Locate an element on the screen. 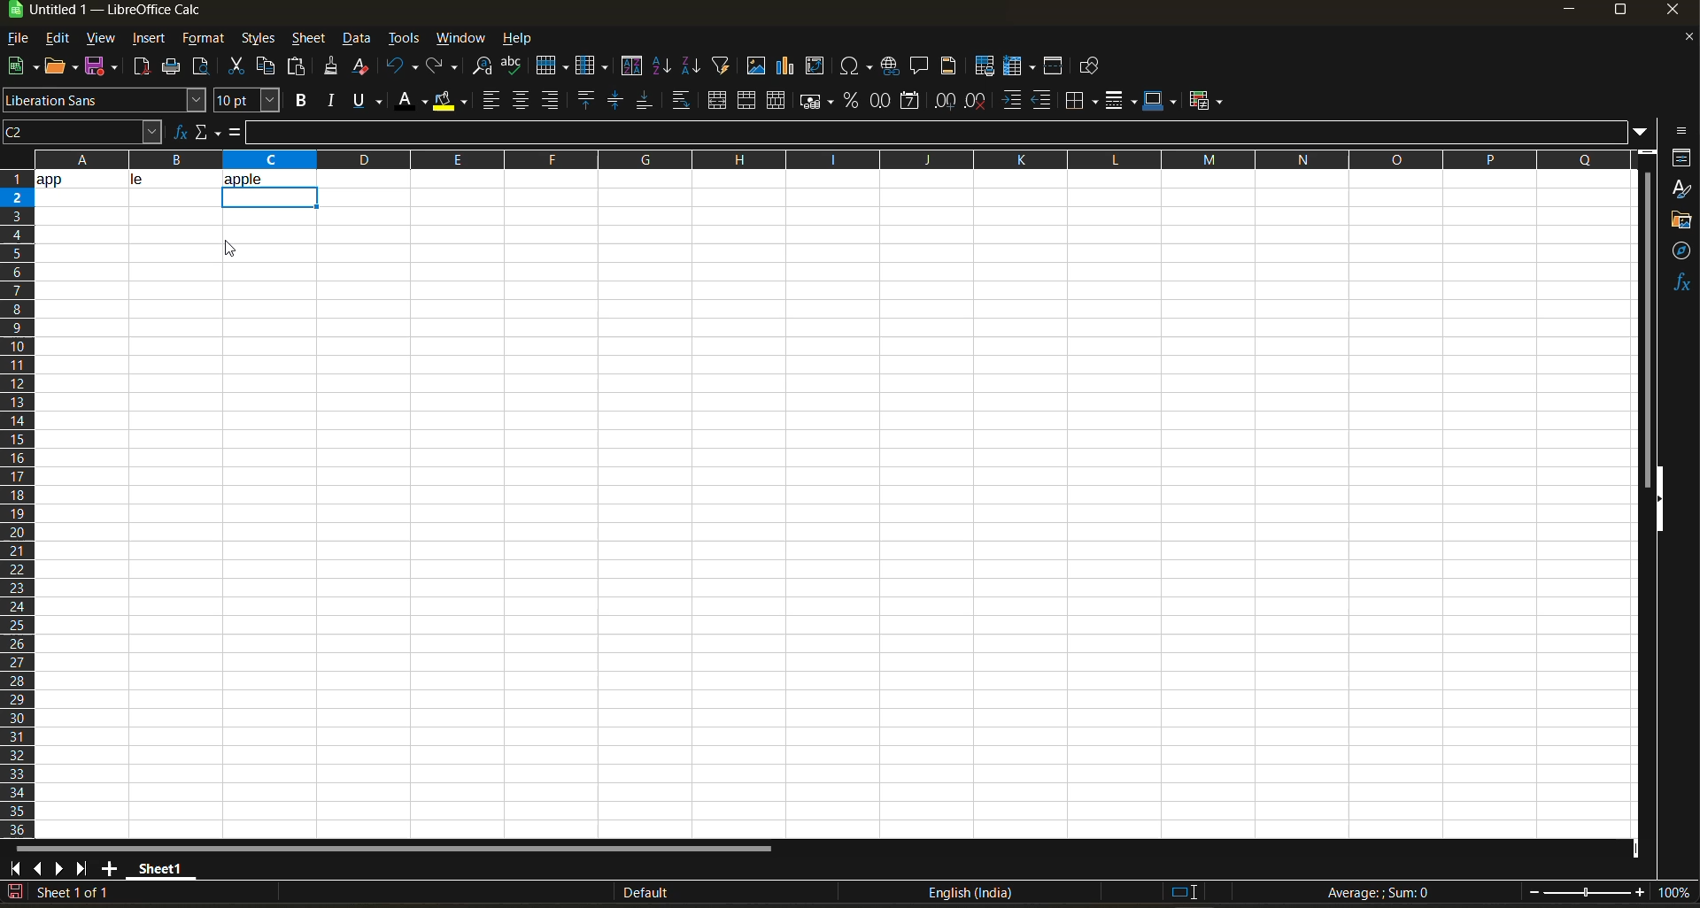 Image resolution: width=1700 pixels, height=908 pixels. border style is located at coordinates (1120, 101).